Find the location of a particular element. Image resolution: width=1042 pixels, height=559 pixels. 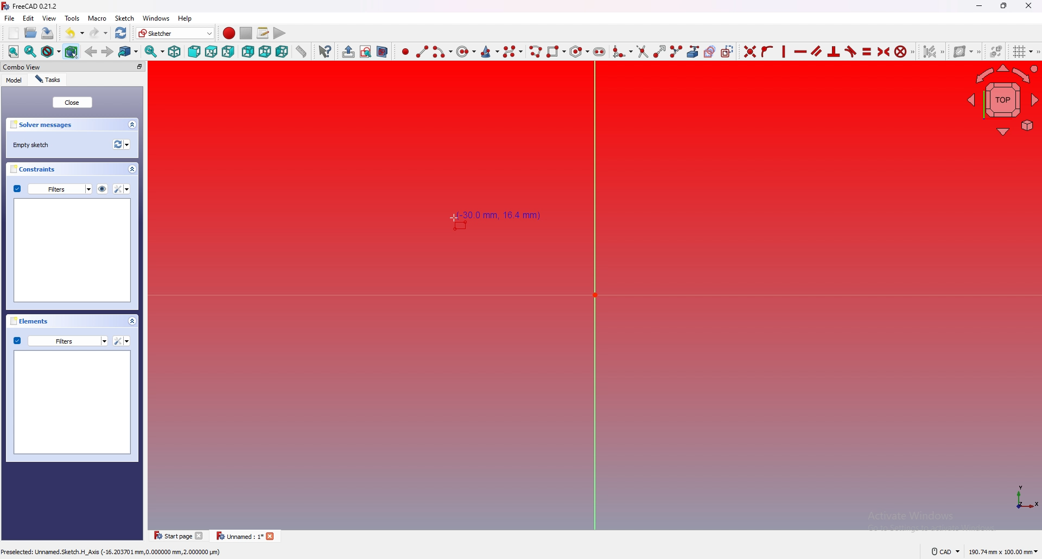

cad navigation is located at coordinates (946, 551).